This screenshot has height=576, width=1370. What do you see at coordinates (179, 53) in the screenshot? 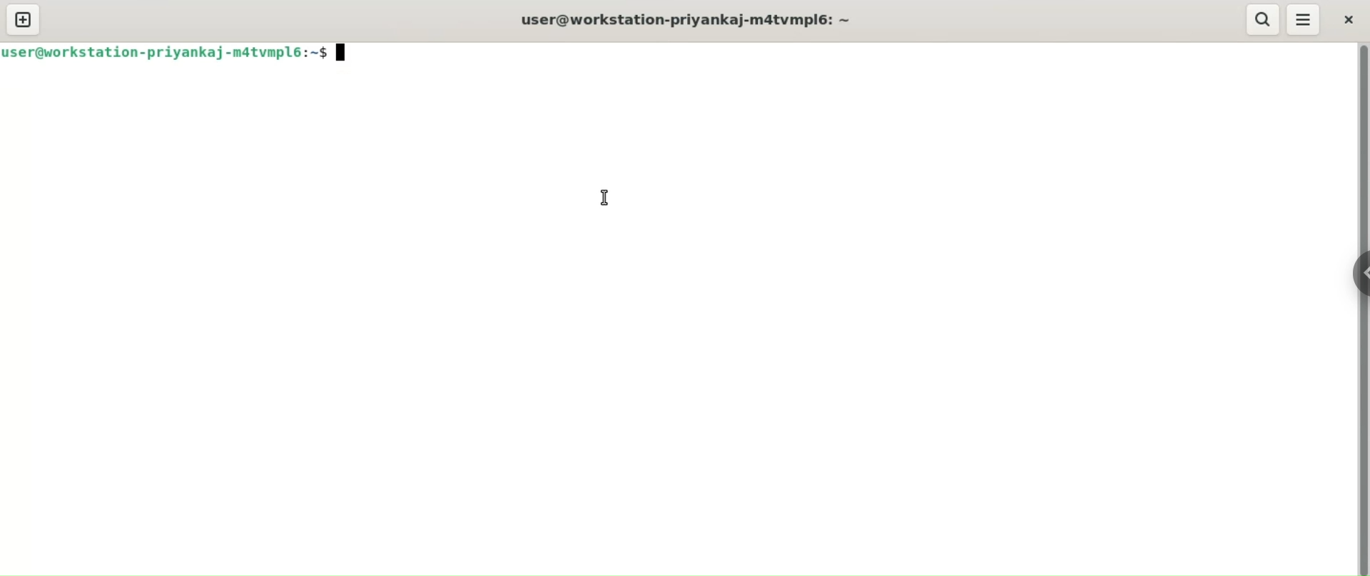
I see `iIser@workstation-priyankaj-matvmpl6:~$ Jj` at bounding box center [179, 53].